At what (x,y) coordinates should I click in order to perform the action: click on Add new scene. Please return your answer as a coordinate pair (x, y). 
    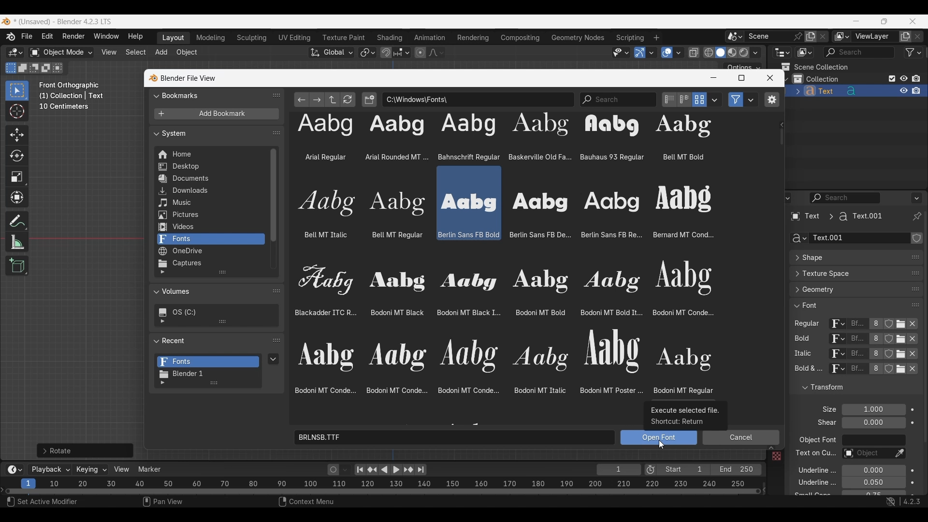
    Looking at the image, I should click on (811, 37).